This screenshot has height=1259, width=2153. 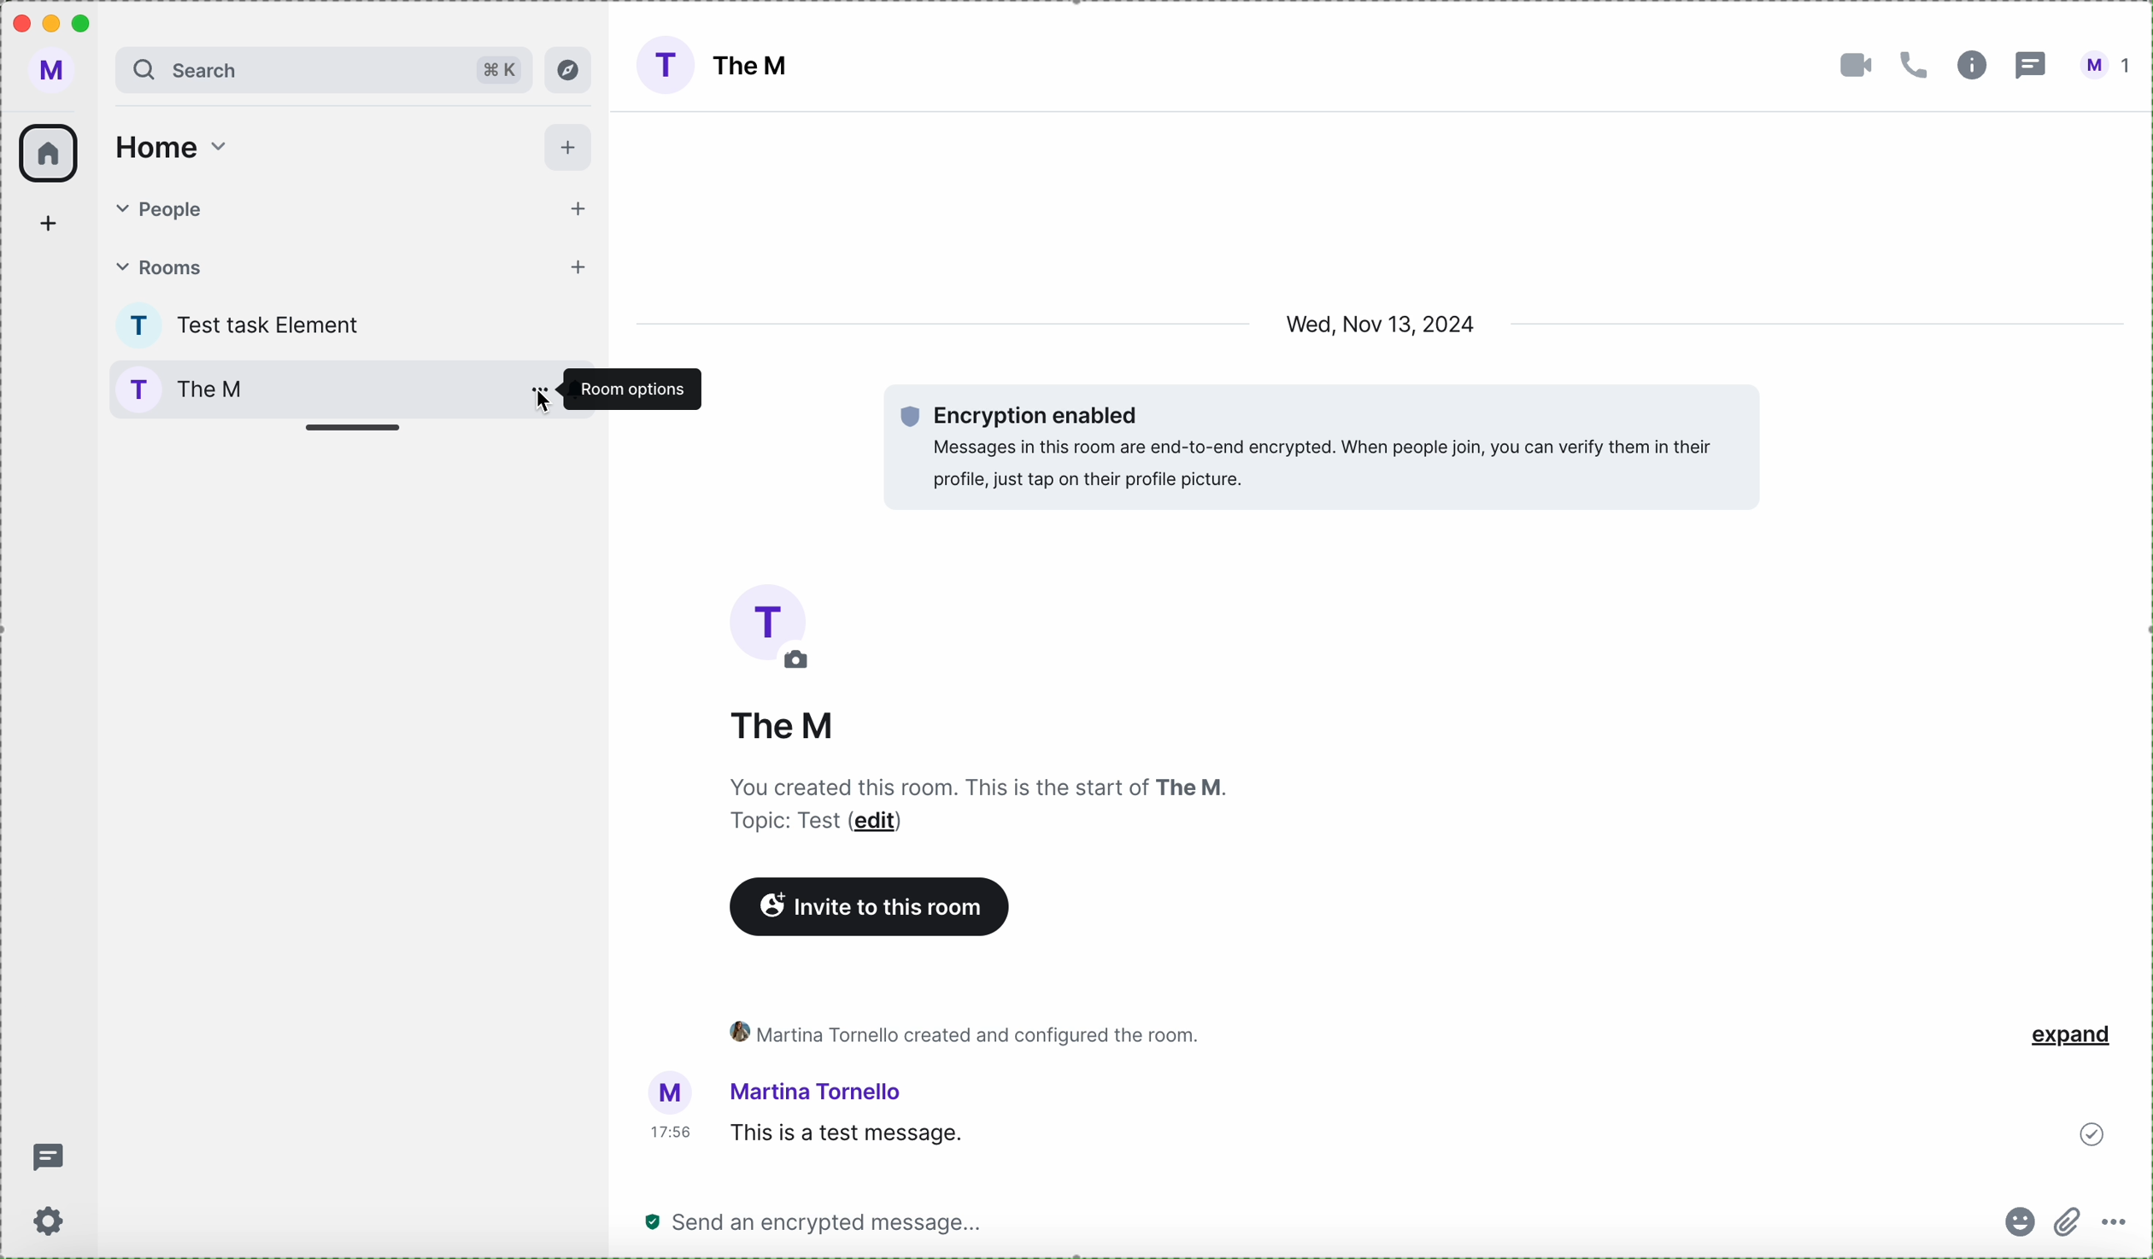 What do you see at coordinates (567, 70) in the screenshot?
I see `explore` at bounding box center [567, 70].